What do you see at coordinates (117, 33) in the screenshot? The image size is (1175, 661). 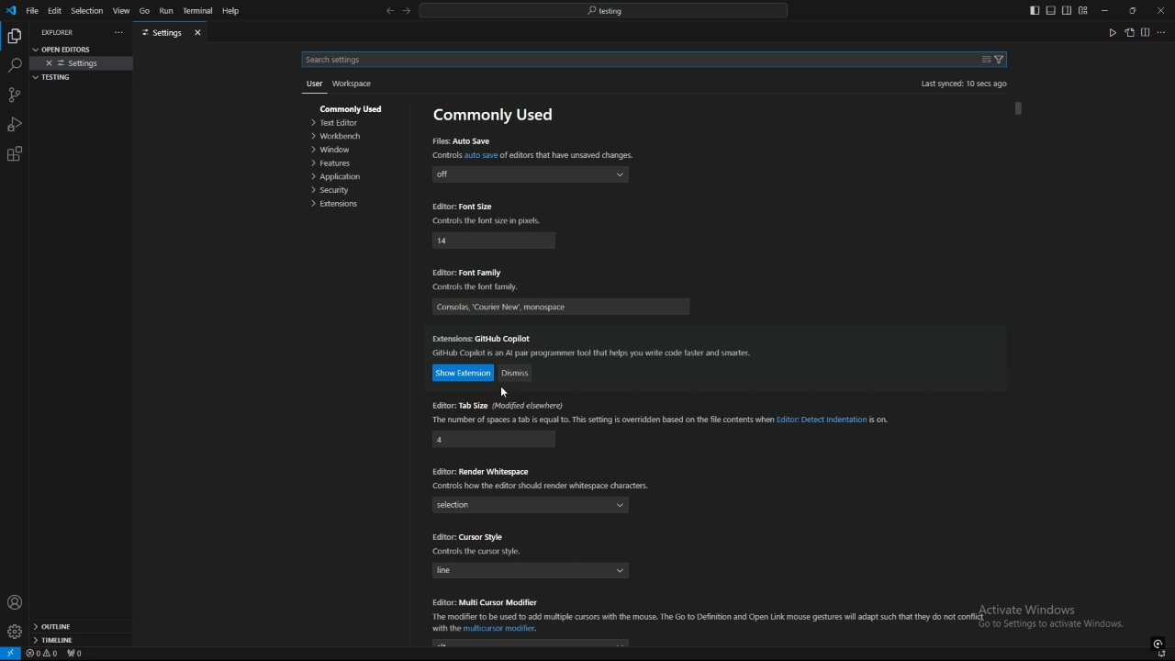 I see `more actions` at bounding box center [117, 33].